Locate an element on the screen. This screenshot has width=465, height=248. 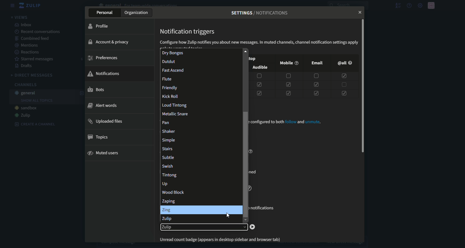
Create a channel is located at coordinates (35, 124).